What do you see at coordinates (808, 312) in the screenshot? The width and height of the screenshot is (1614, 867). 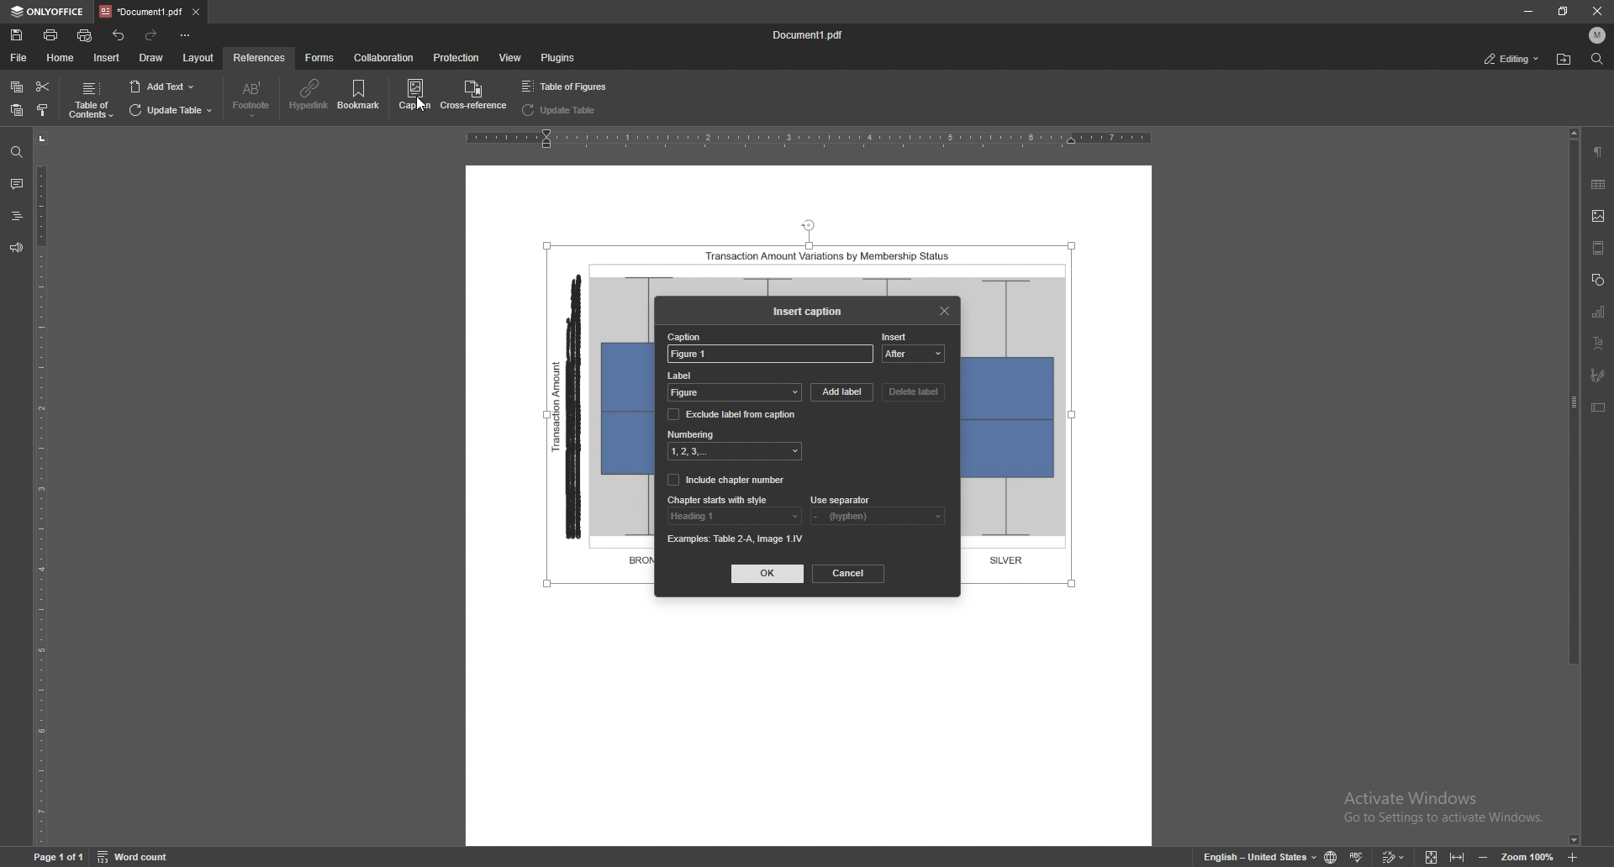 I see `insert caption` at bounding box center [808, 312].